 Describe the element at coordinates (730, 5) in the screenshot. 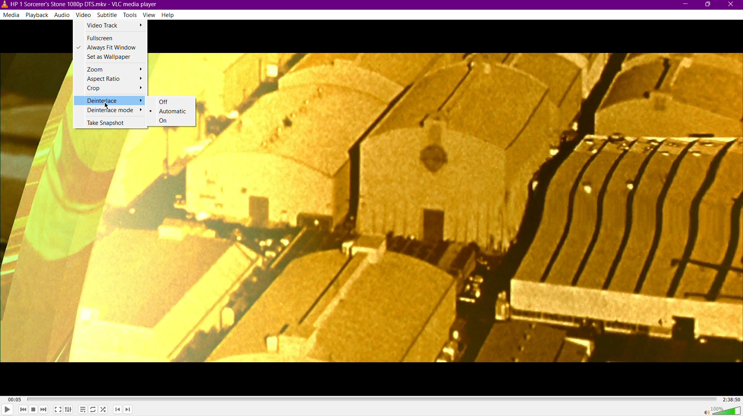

I see `Close` at that location.